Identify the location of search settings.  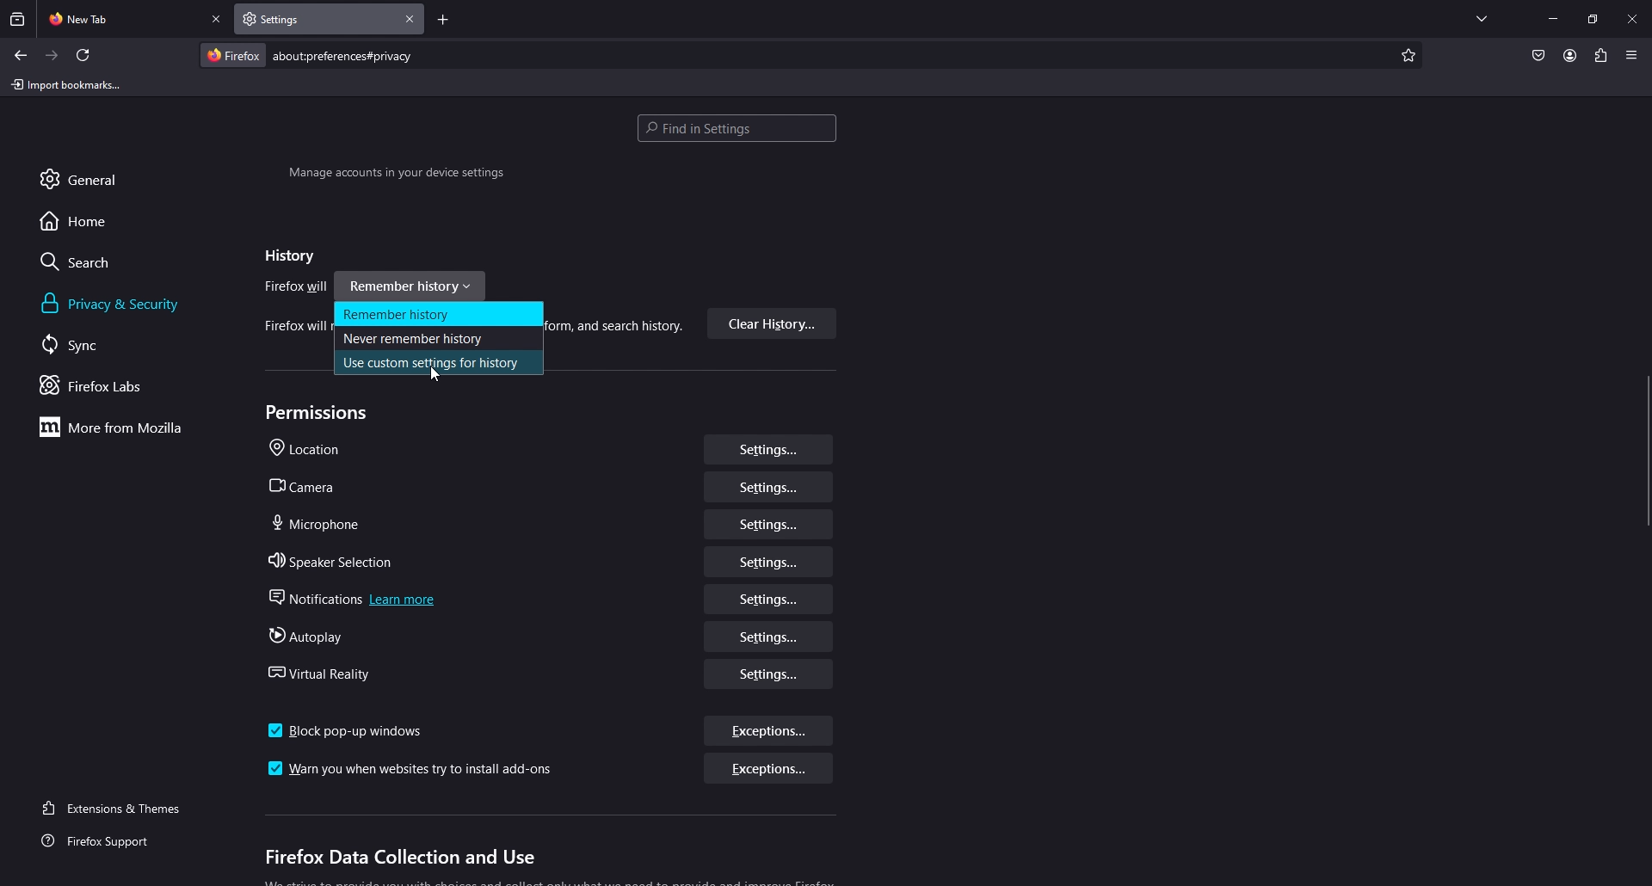
(737, 130).